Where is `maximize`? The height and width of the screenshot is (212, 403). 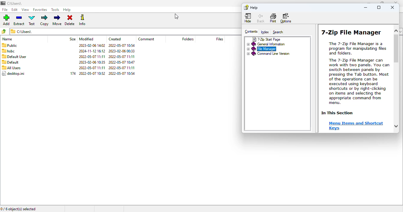
maximize is located at coordinates (379, 7).